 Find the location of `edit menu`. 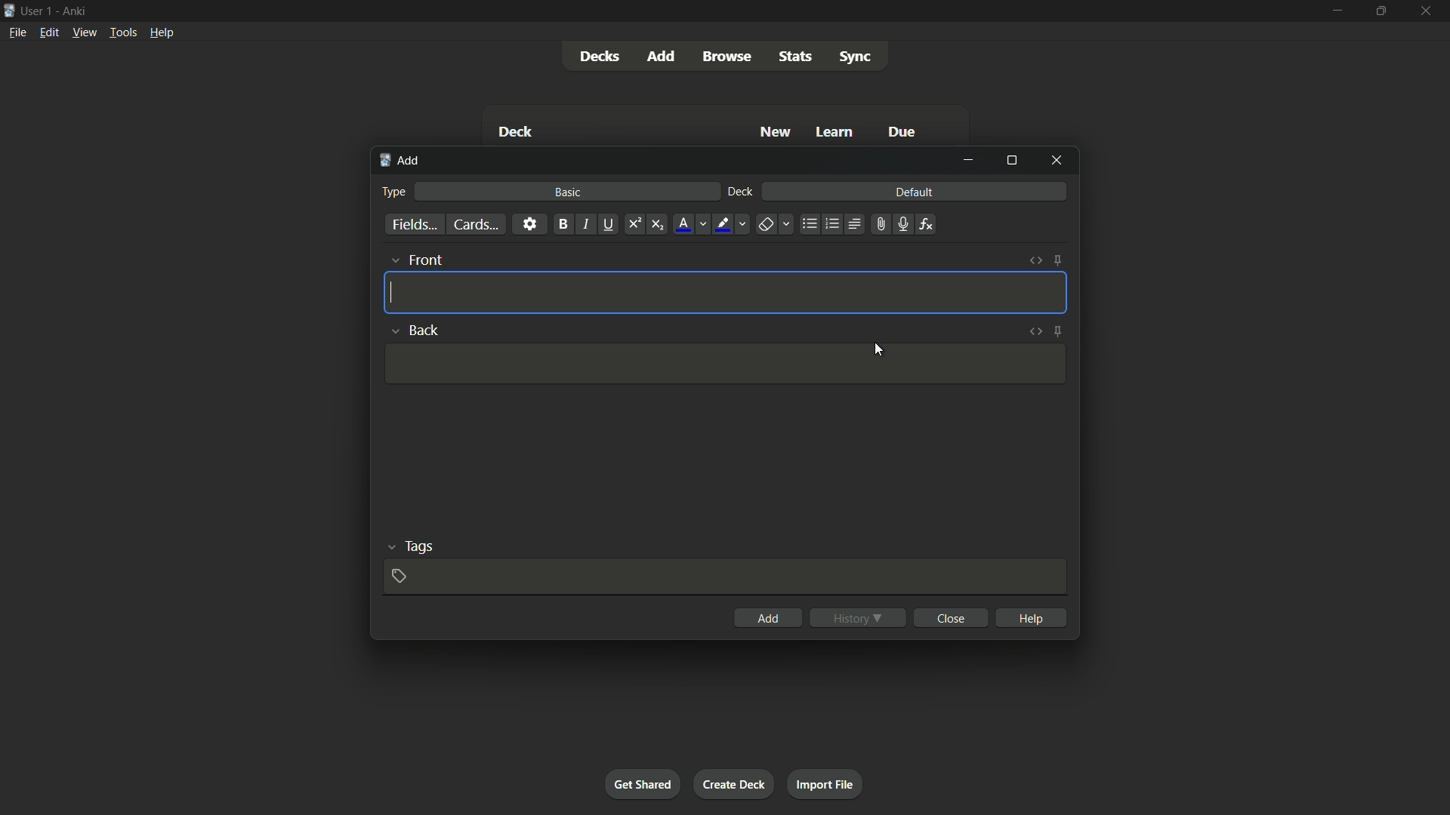

edit menu is located at coordinates (49, 32).